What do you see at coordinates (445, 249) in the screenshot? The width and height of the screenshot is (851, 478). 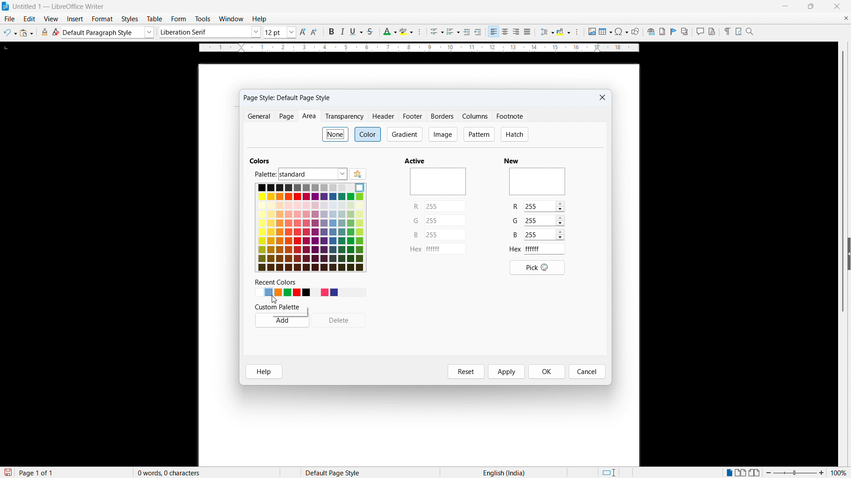 I see `set hex` at bounding box center [445, 249].